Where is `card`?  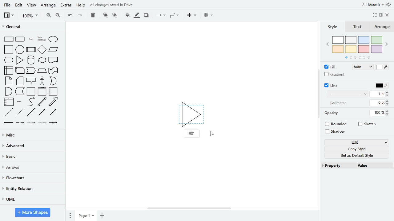 card is located at coordinates (20, 81).